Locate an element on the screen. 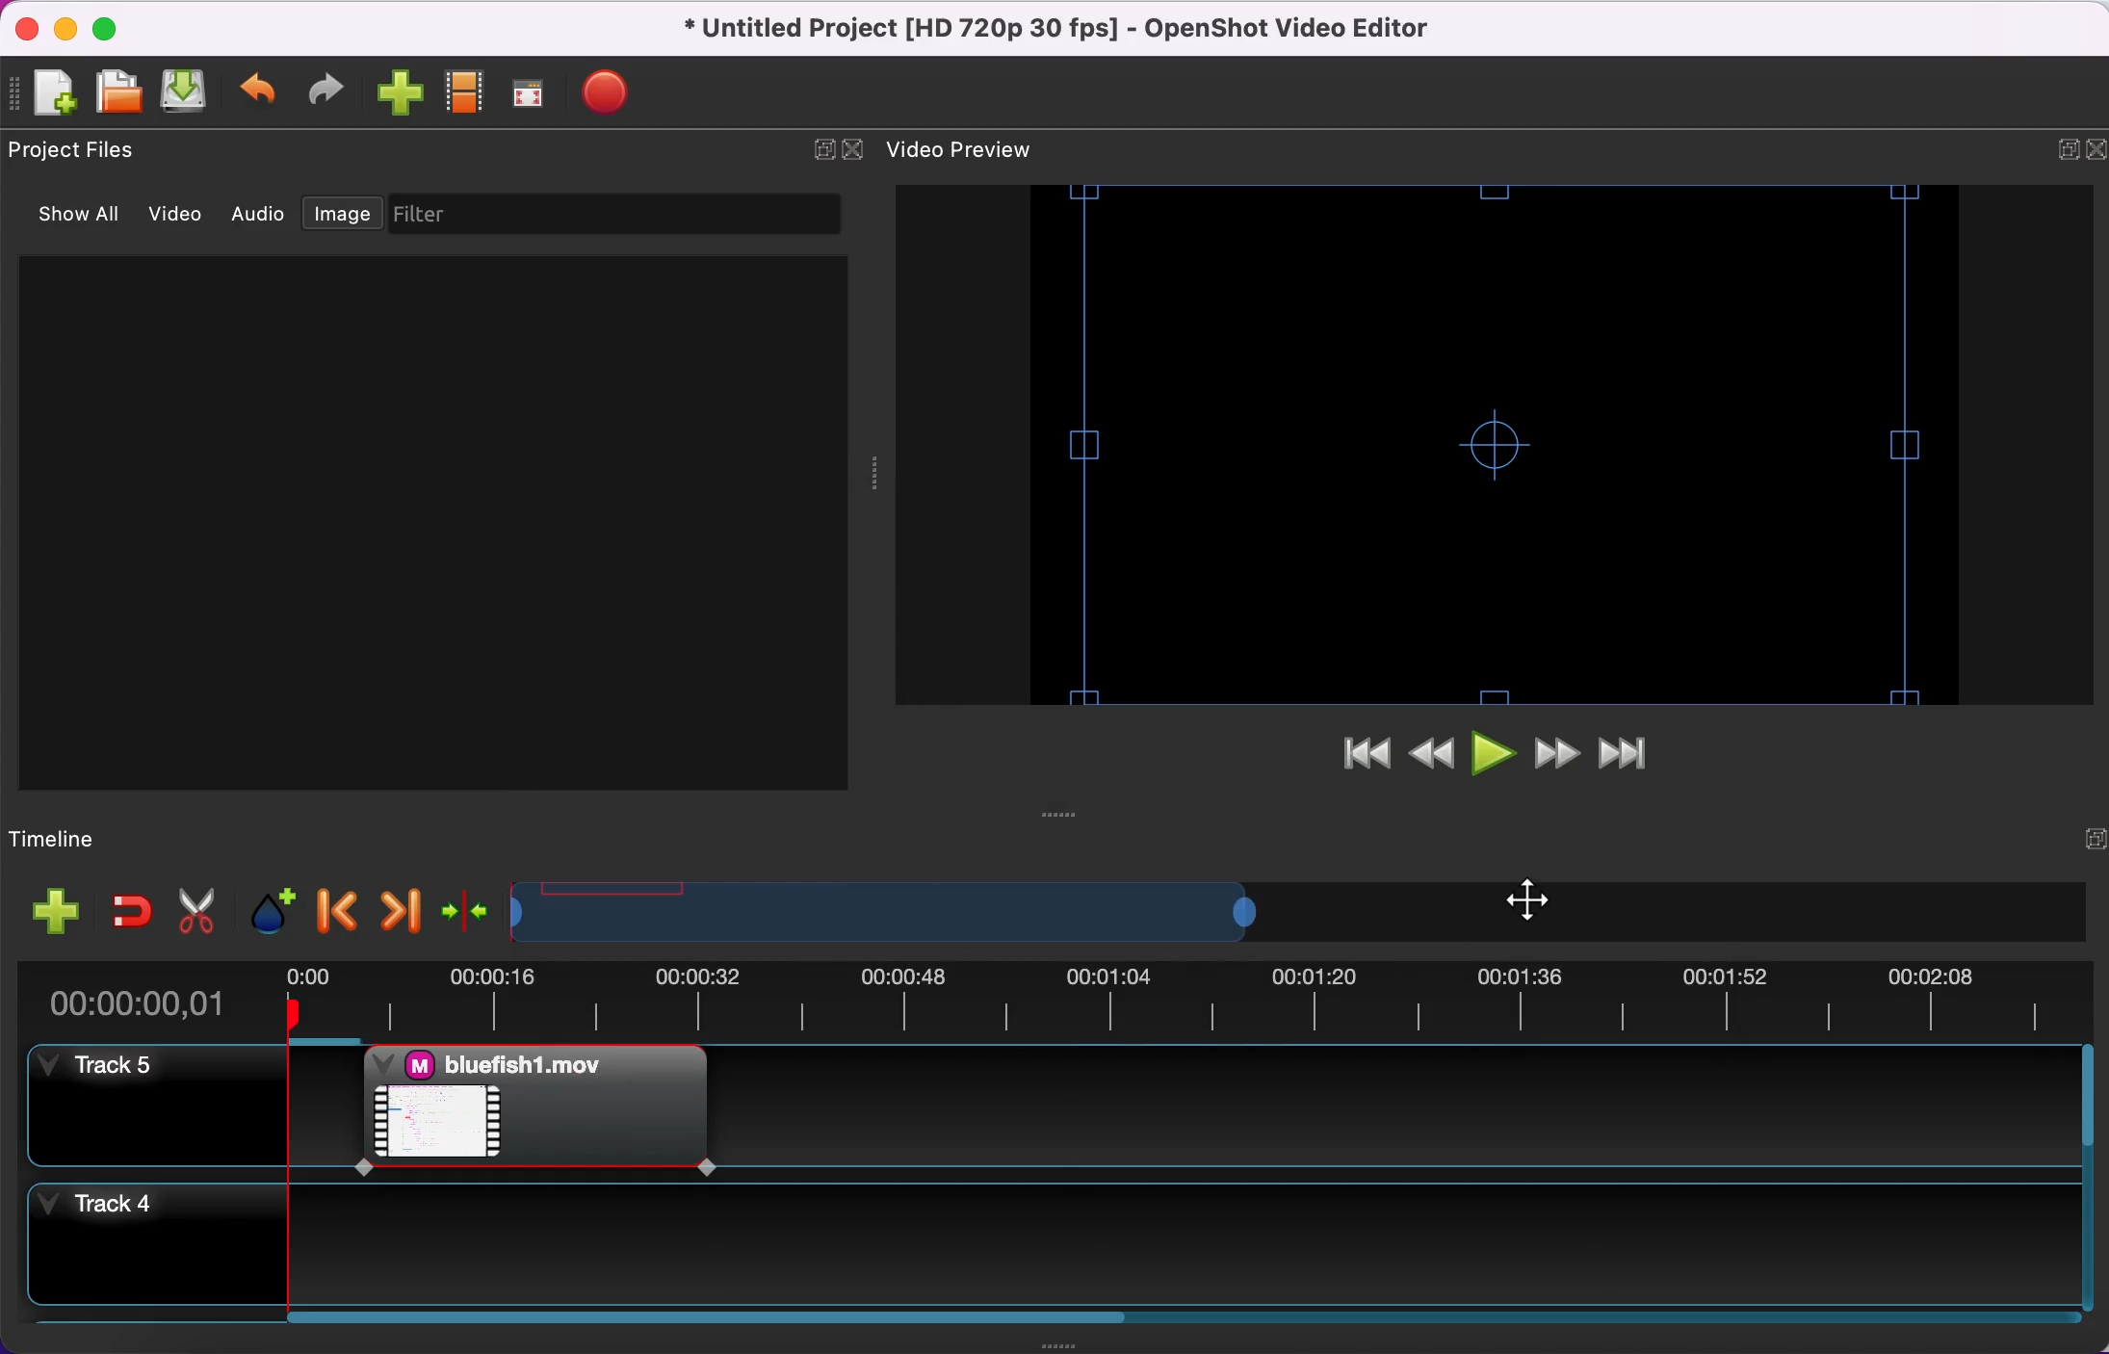 Image resolution: width=2109 pixels, height=1354 pixels. jump to end is located at coordinates (1636, 752).